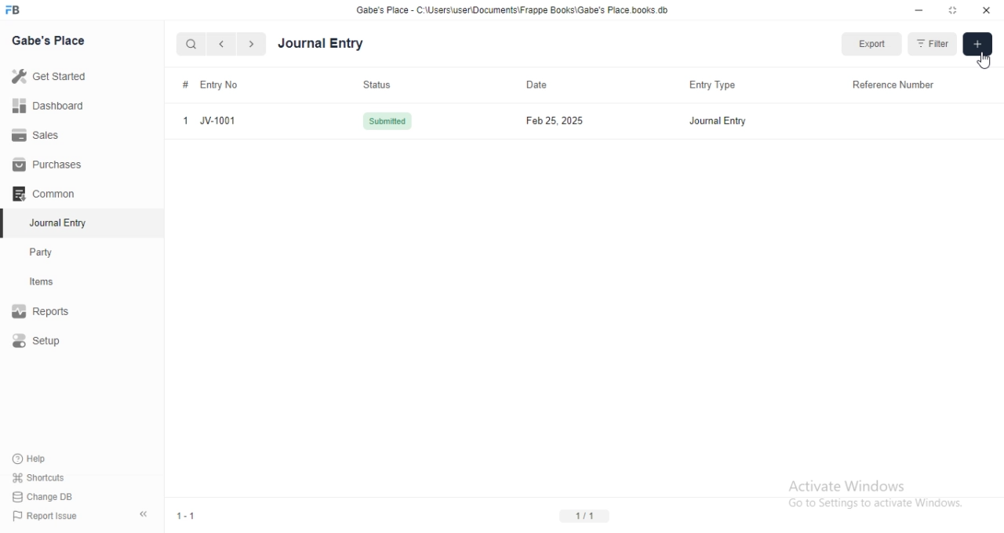 The width and height of the screenshot is (1004, 533). I want to click on 1, so click(185, 121).